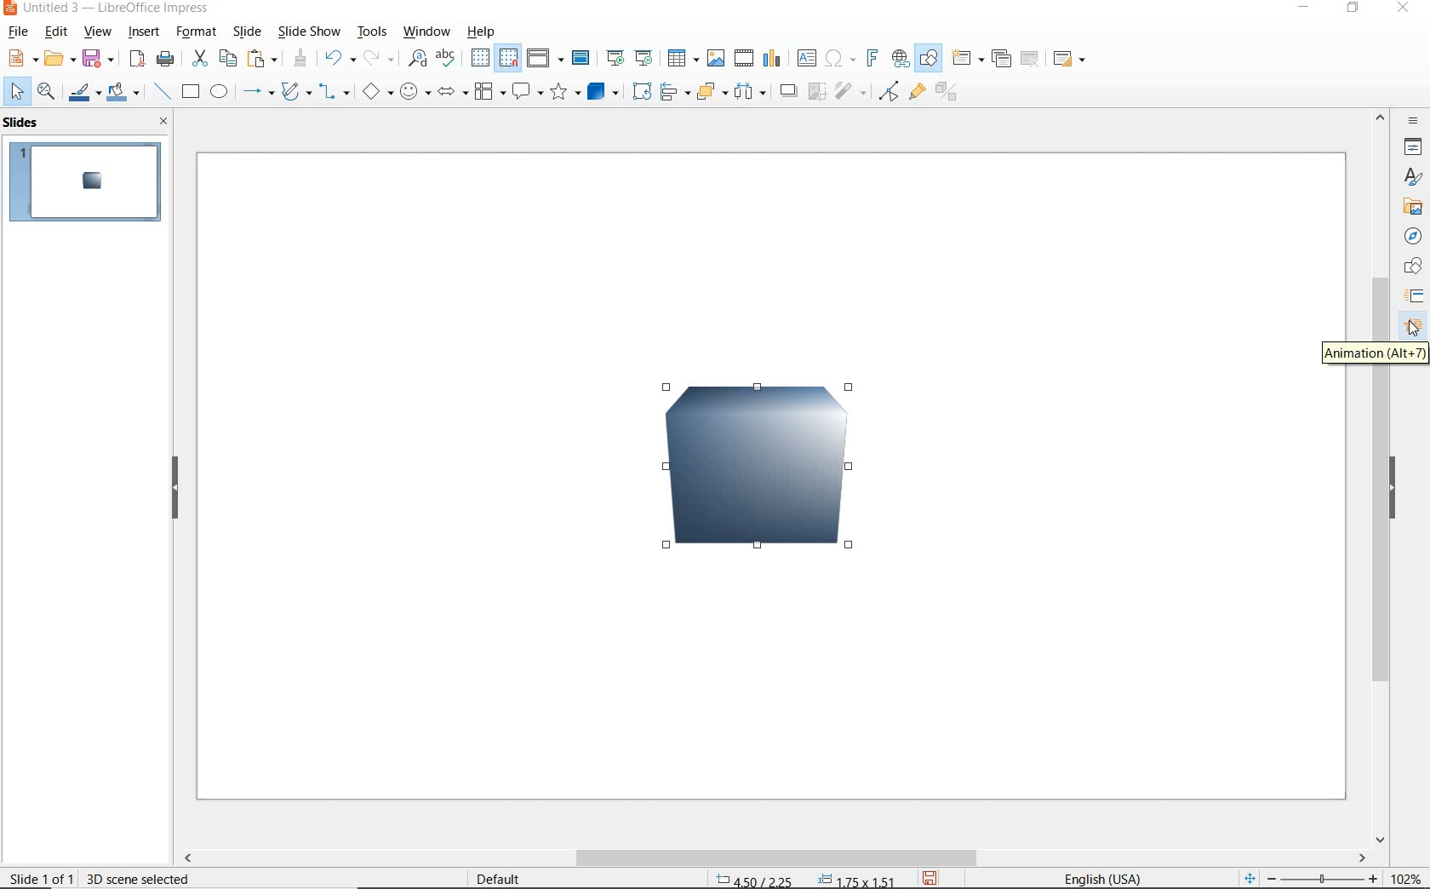  What do you see at coordinates (818, 89) in the screenshot?
I see `crop image` at bounding box center [818, 89].